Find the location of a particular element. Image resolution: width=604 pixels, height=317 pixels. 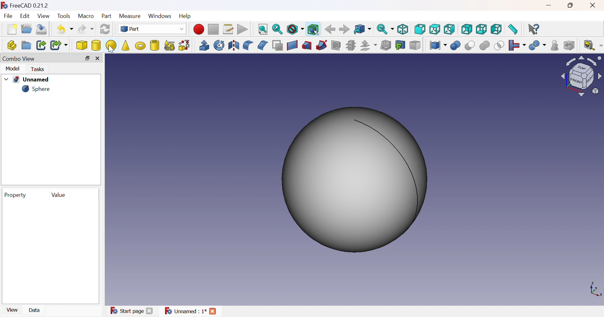

Undo is located at coordinates (65, 30).